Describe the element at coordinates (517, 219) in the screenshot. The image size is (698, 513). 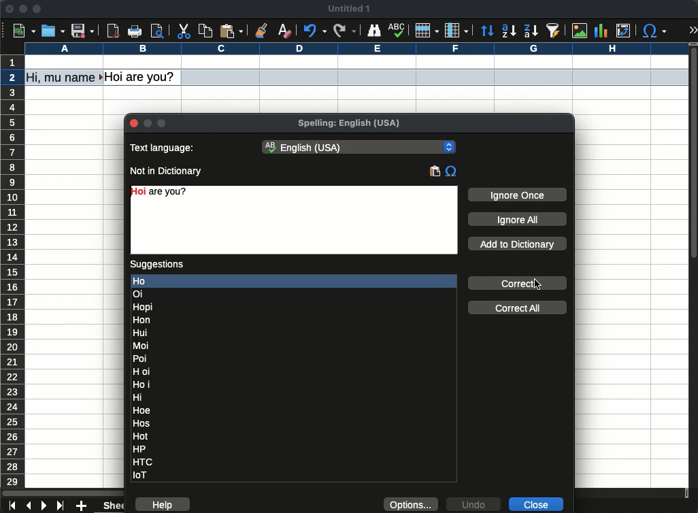
I see `ignore all` at that location.